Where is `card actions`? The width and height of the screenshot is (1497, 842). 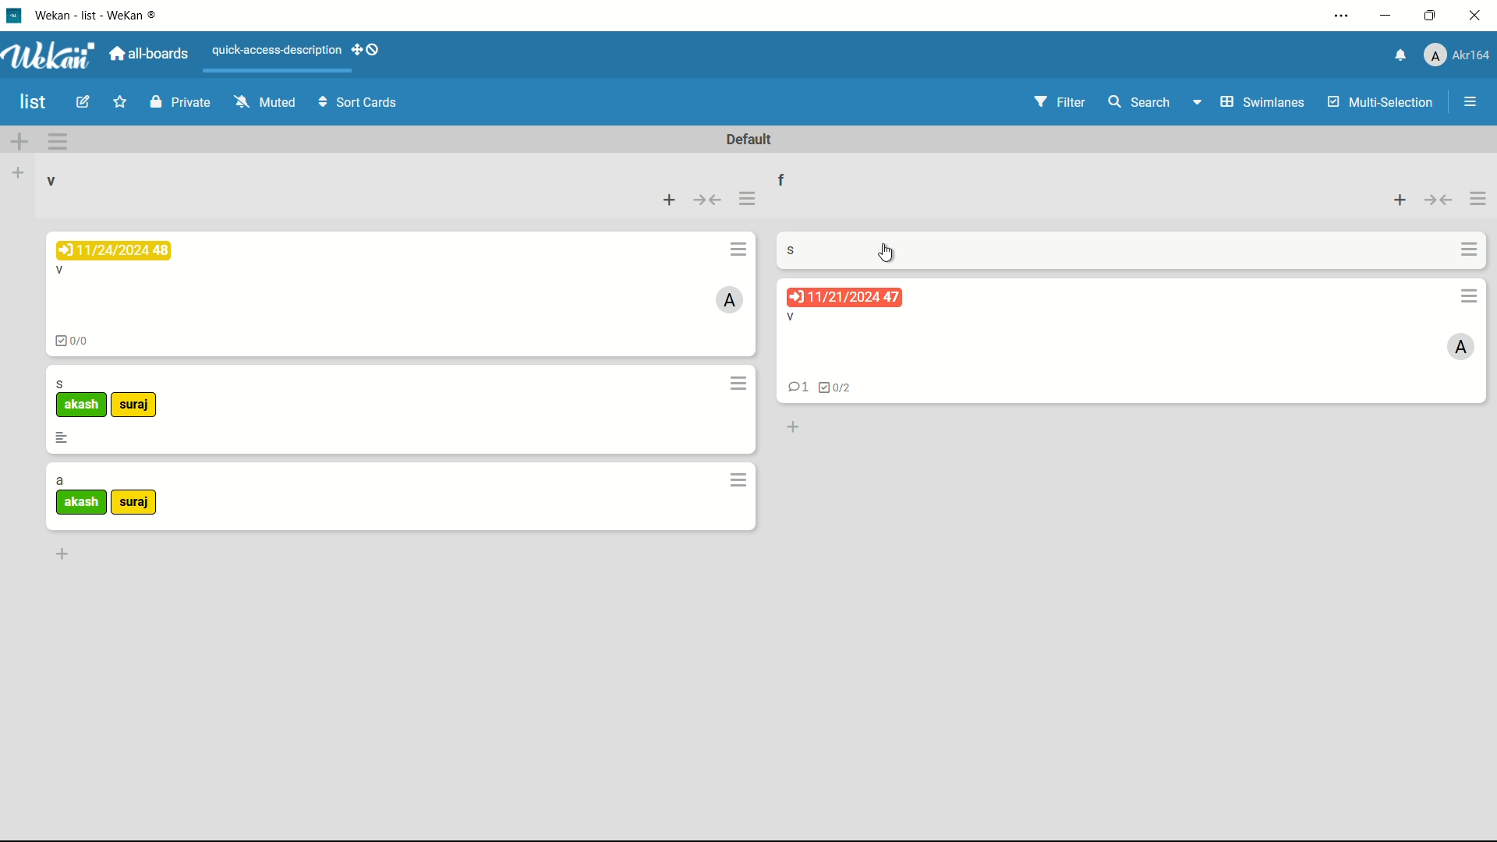
card actions is located at coordinates (740, 480).